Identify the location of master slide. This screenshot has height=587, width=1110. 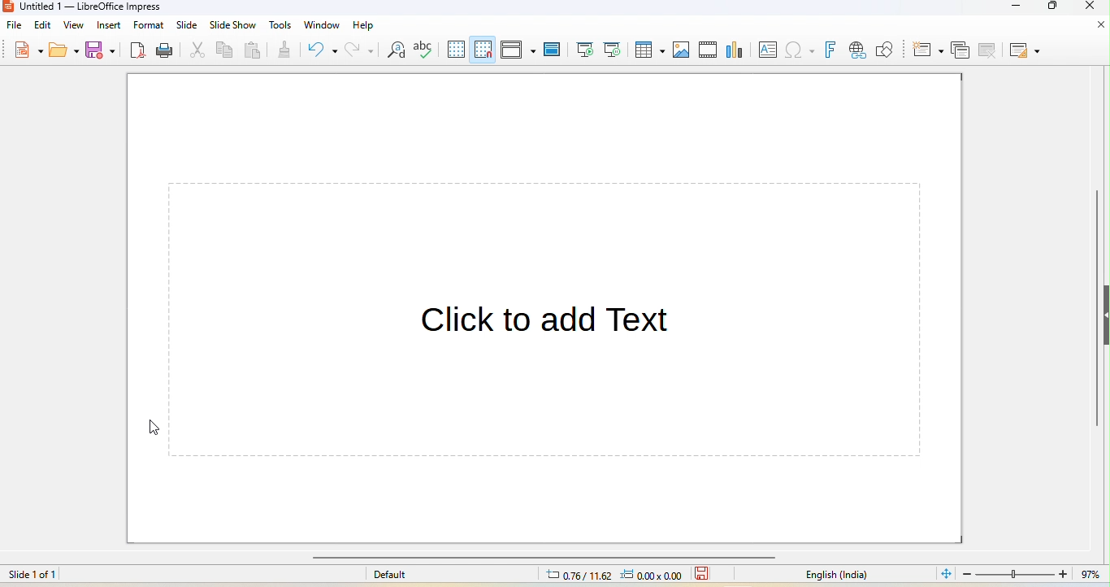
(553, 49).